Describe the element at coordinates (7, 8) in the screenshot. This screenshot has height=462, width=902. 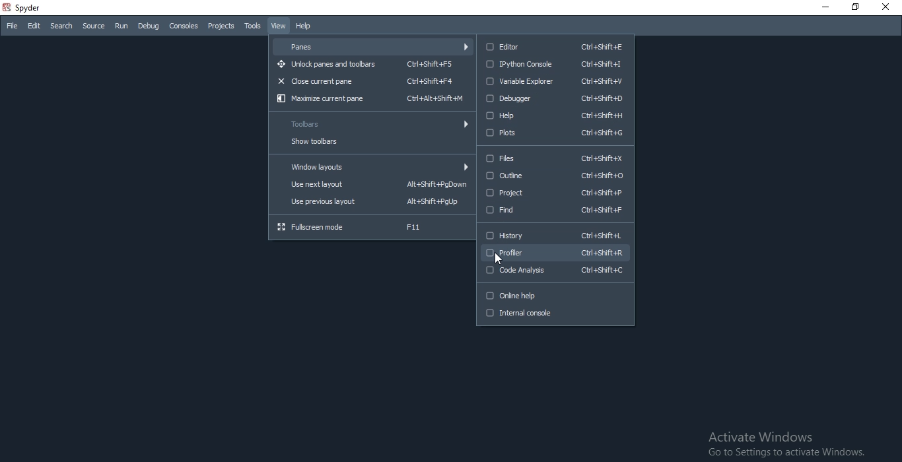
I see `spyder logo` at that location.